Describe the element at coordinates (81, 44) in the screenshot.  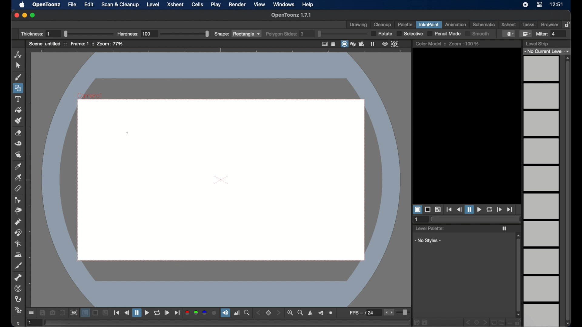
I see `frame: 1` at that location.